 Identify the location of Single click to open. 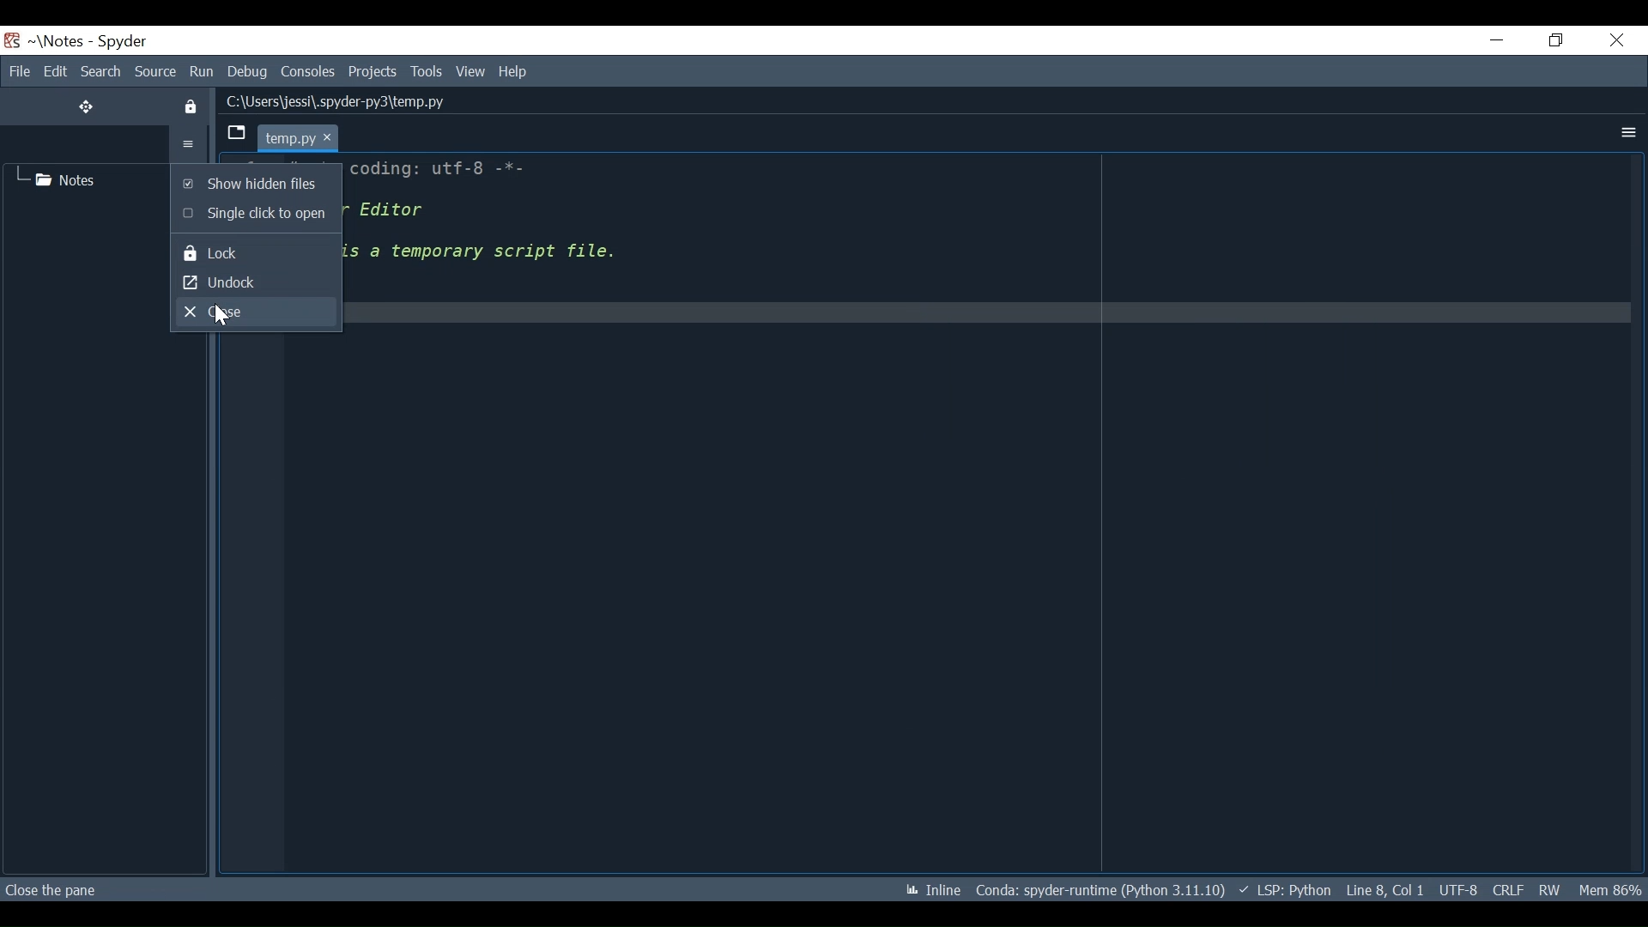
(254, 215).